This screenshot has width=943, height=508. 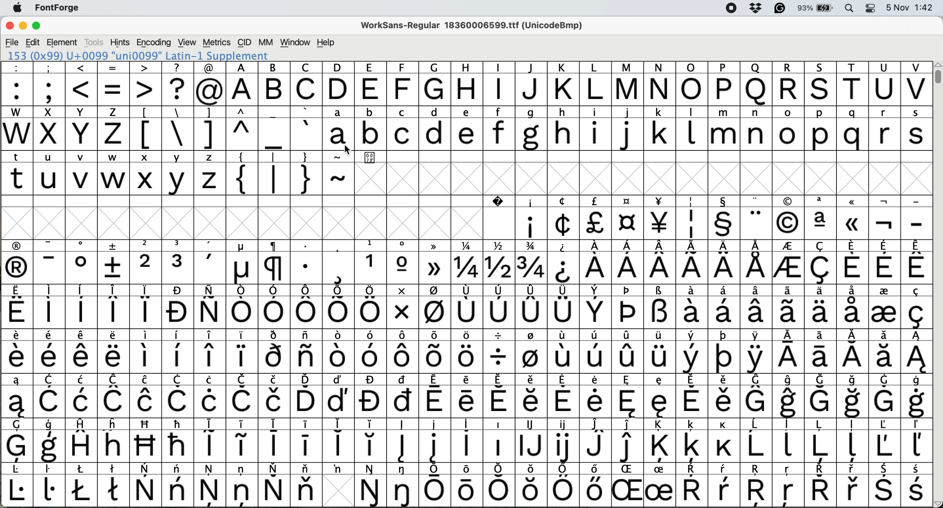 I want to click on symbol, so click(x=885, y=395).